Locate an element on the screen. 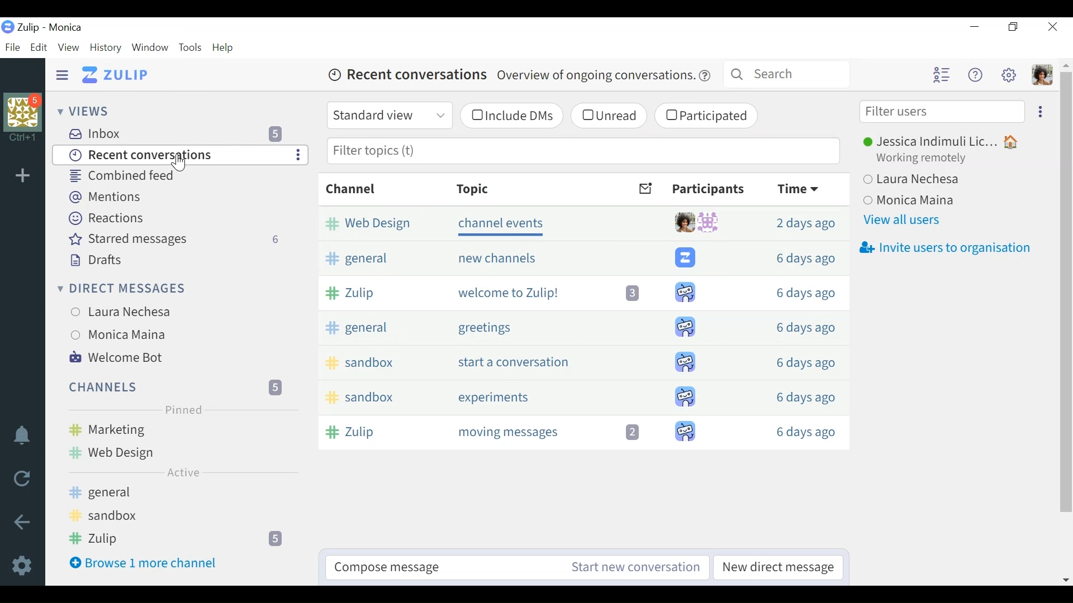 The image size is (1073, 603). vertical scrollbar is located at coordinates (1068, 322).